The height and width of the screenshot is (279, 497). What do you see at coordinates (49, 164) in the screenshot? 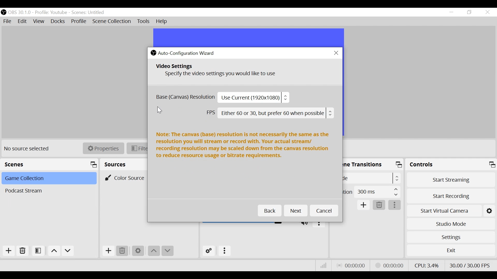
I see `Scenes Panel` at bounding box center [49, 164].